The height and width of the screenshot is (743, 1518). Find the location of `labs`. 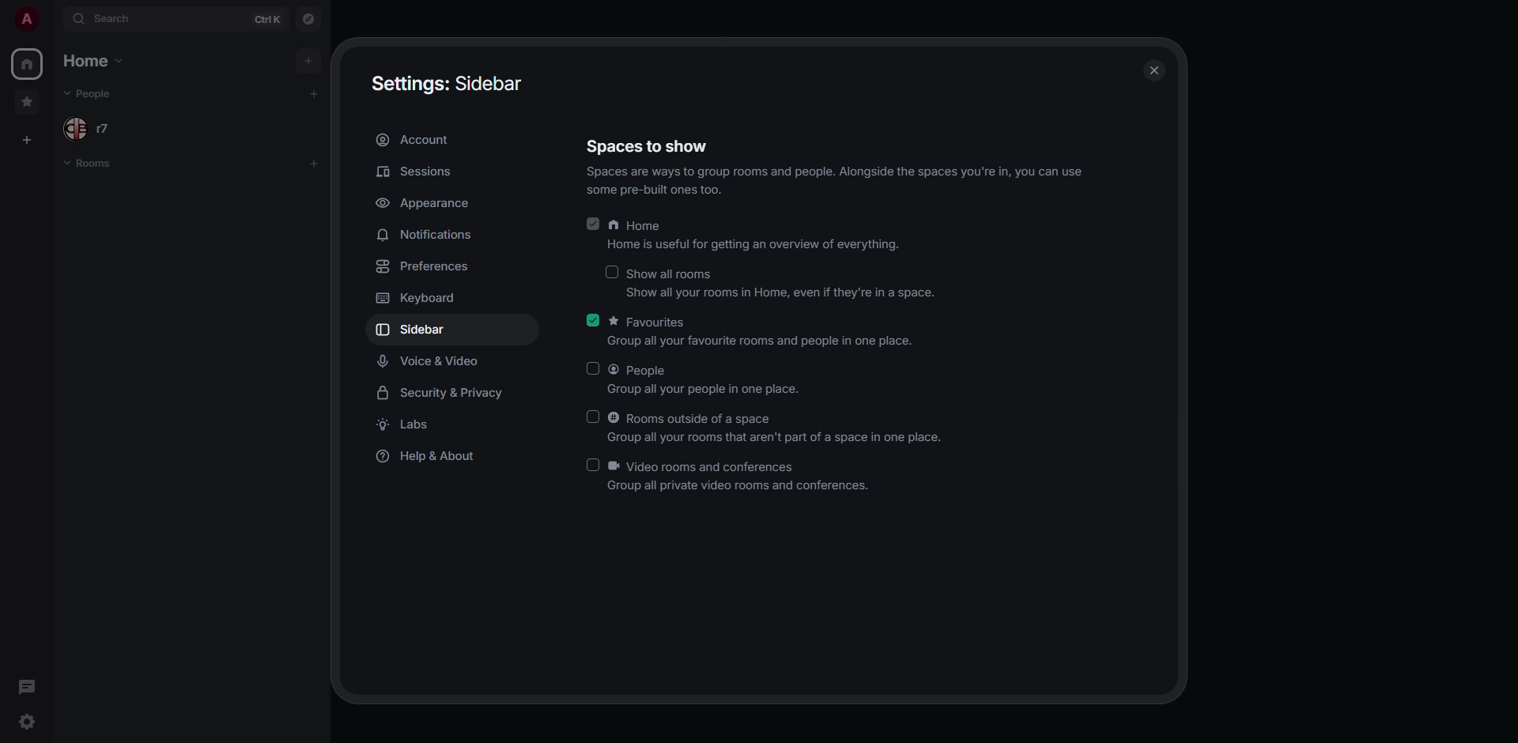

labs is located at coordinates (409, 427).